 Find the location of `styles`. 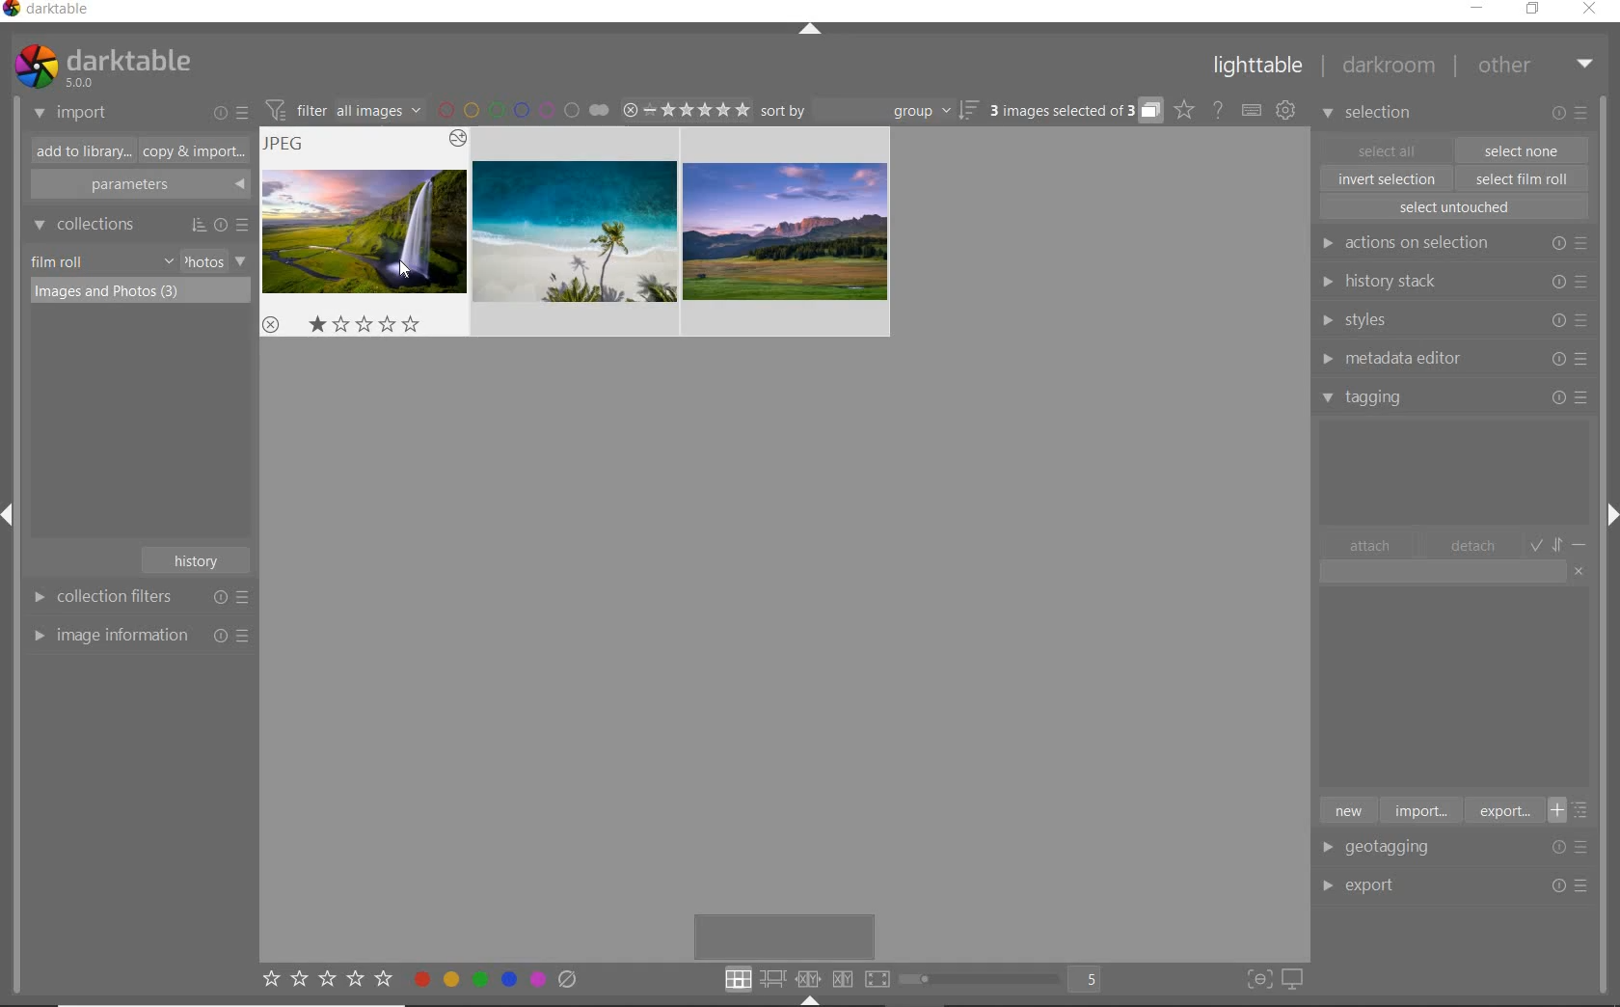

styles is located at coordinates (1452, 321).